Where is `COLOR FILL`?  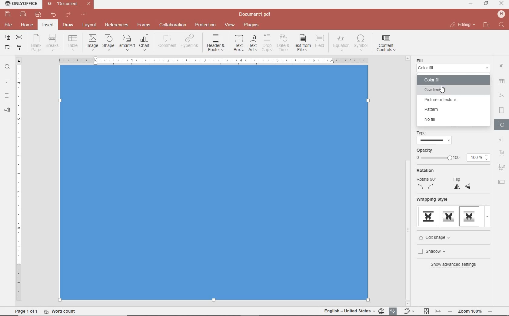 COLOR FILL is located at coordinates (440, 81).